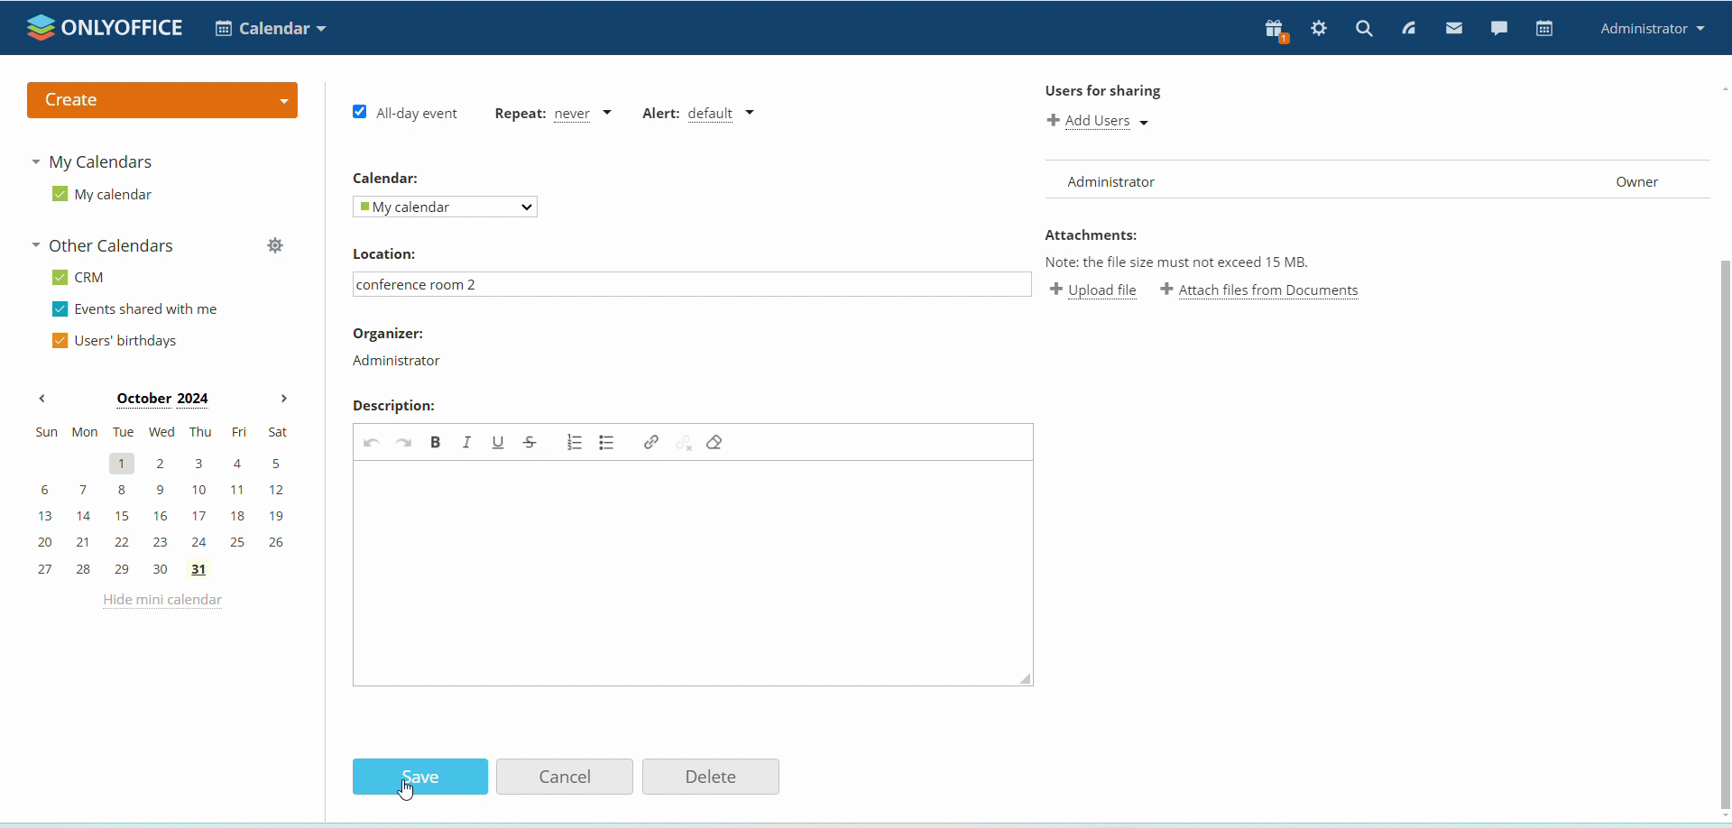  I want to click on Save, so click(421, 777).